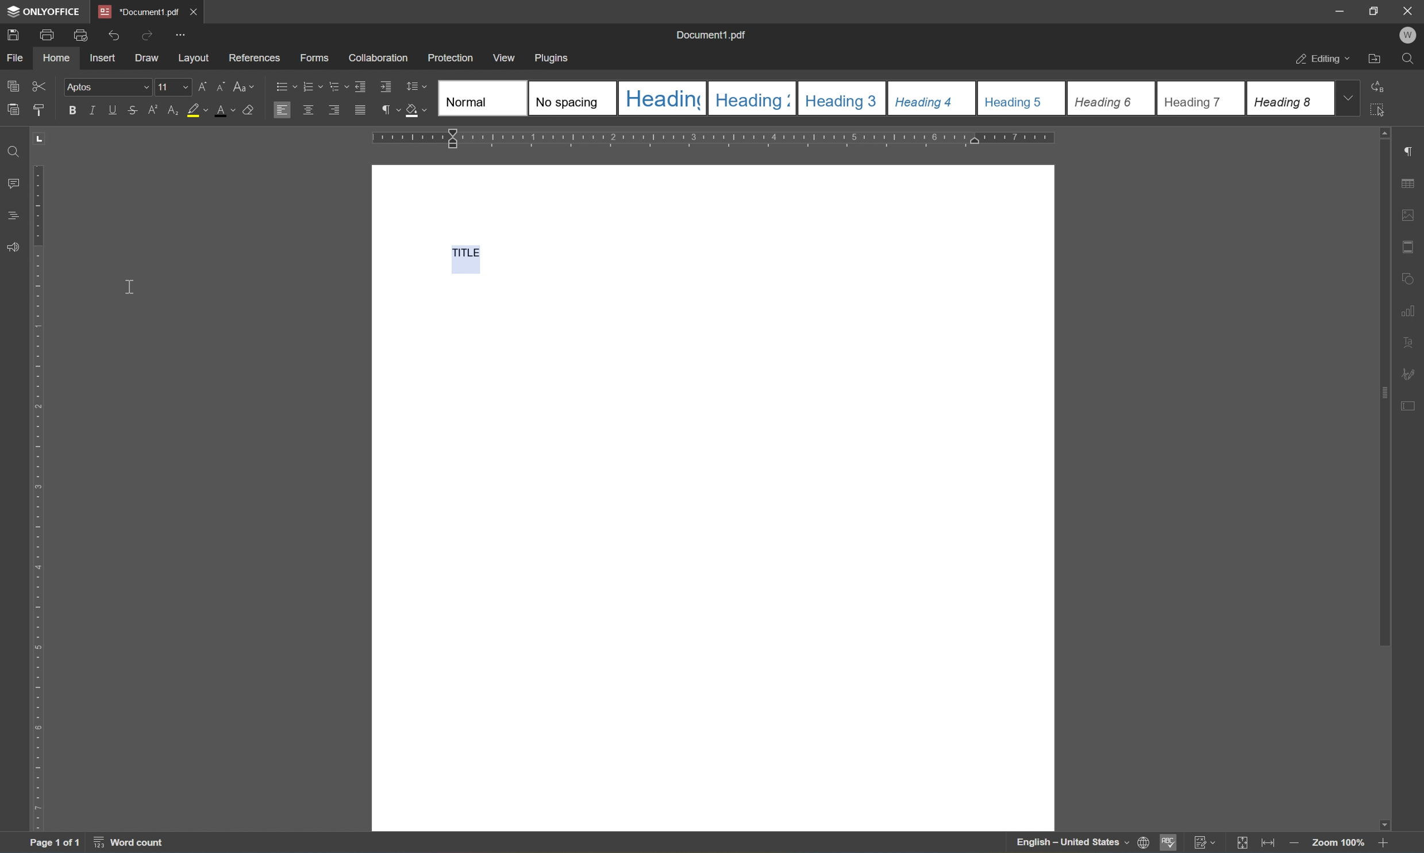 The width and height of the screenshot is (1424, 853). What do you see at coordinates (333, 110) in the screenshot?
I see `Align right` at bounding box center [333, 110].